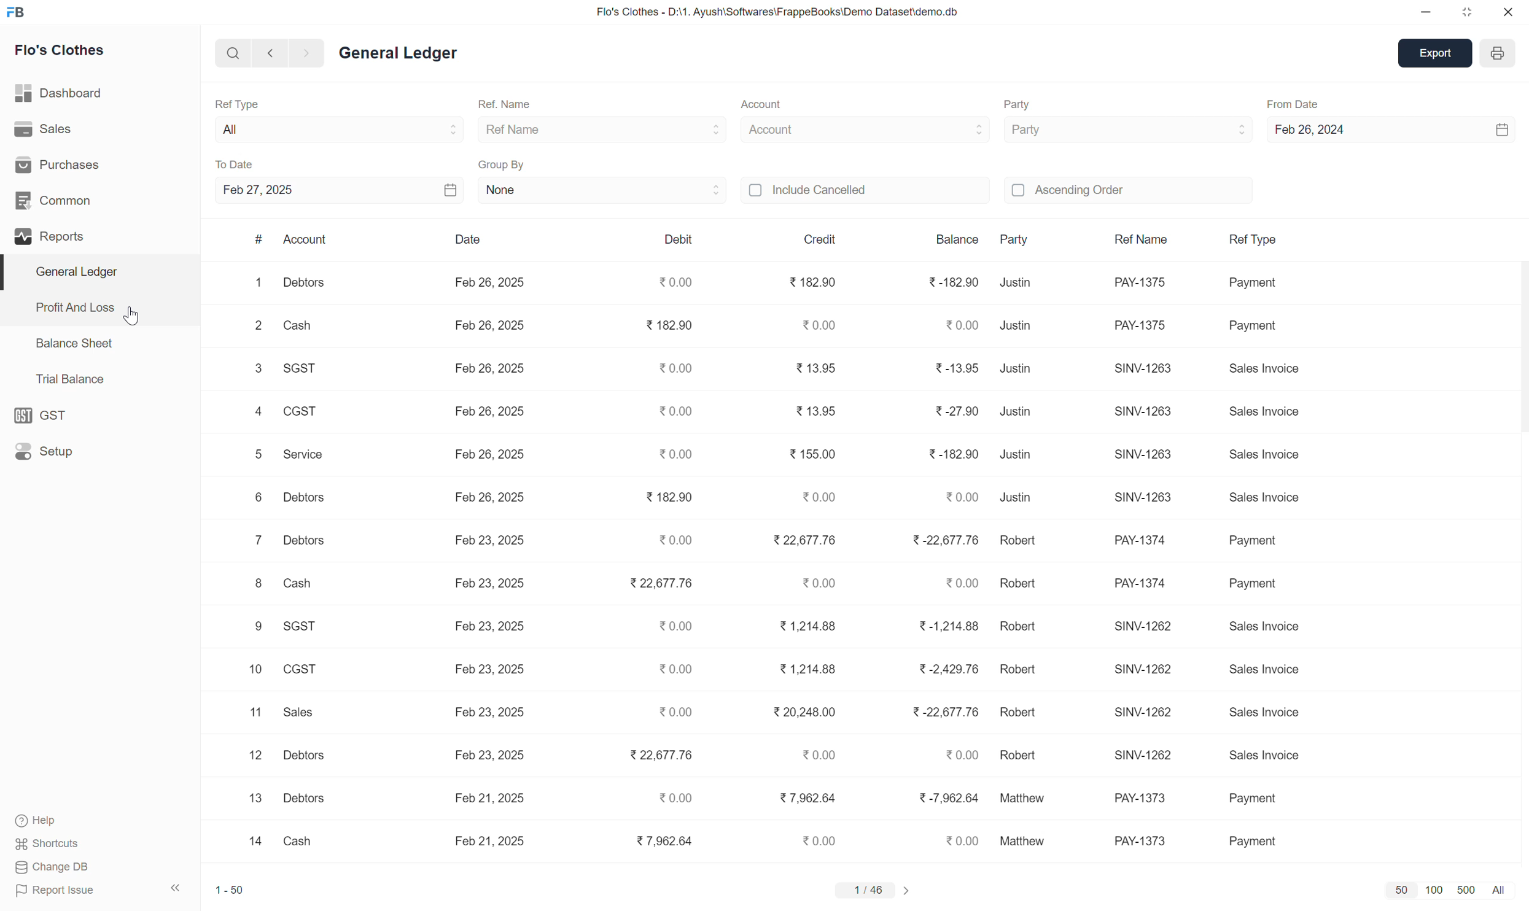 The width and height of the screenshot is (1529, 911). Describe the element at coordinates (297, 330) in the screenshot. I see `Cash` at that location.